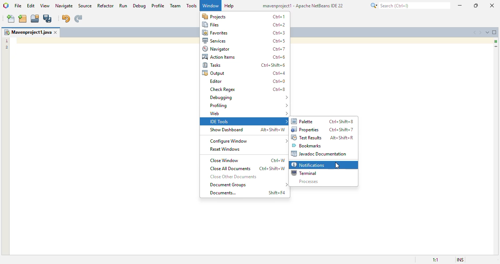 This screenshot has height=264, width=500. What do you see at coordinates (304, 5) in the screenshot?
I see `mavenproject1 - Apache Netbeans IDE 23` at bounding box center [304, 5].